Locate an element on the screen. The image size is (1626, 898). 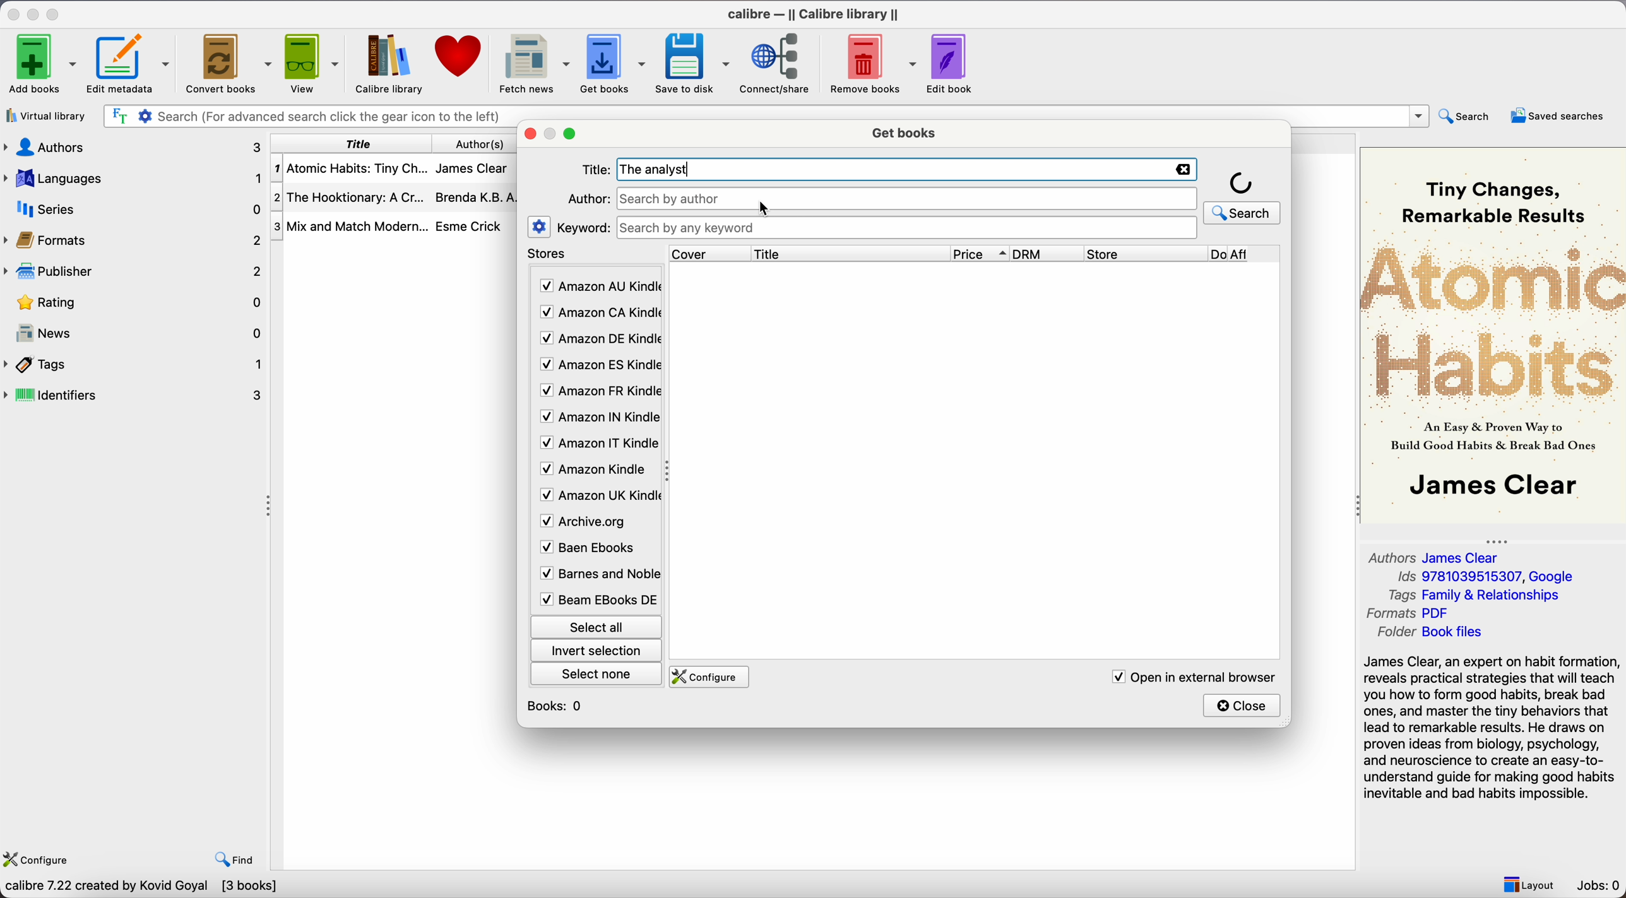
virtual library is located at coordinates (45, 117).